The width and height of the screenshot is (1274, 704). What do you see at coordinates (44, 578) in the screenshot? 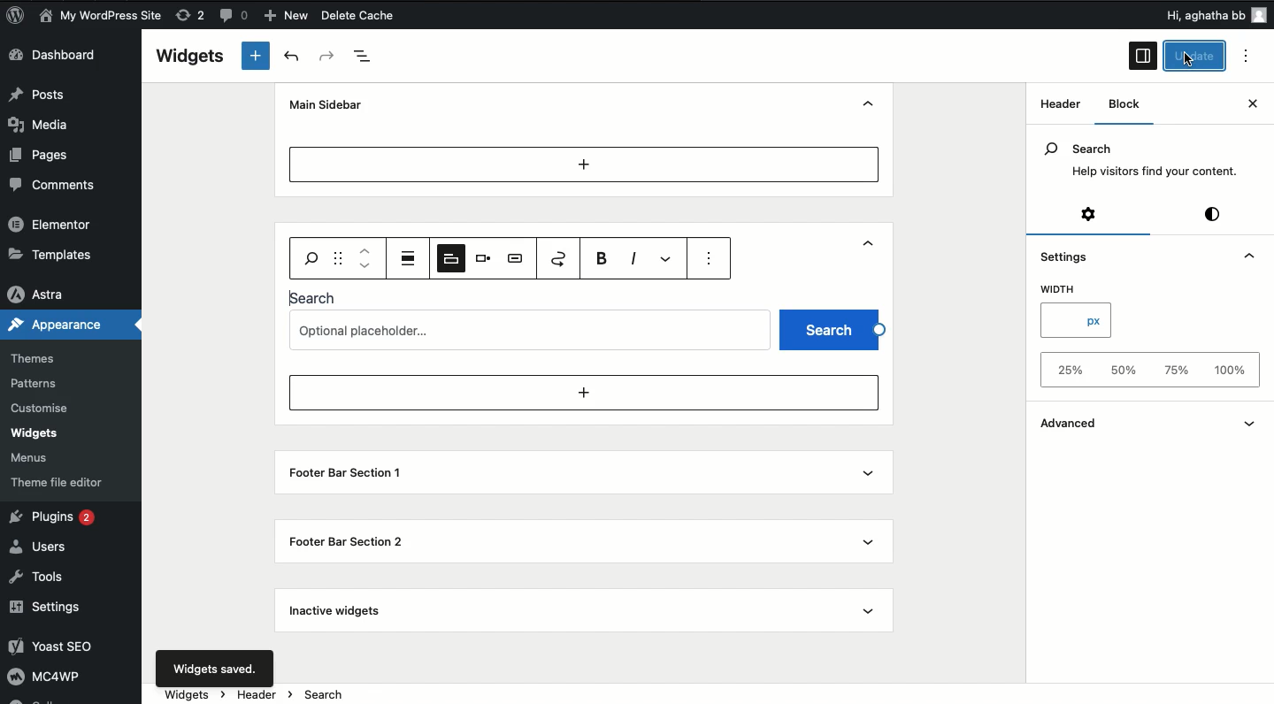
I see `Tools` at bounding box center [44, 578].